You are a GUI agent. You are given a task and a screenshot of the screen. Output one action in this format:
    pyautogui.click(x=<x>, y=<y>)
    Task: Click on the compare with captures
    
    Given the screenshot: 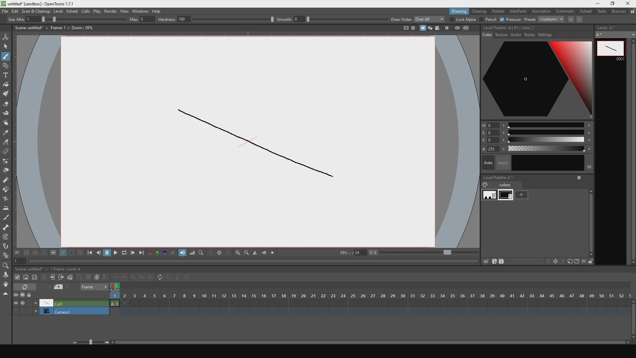 What is the action you would take?
    pyautogui.click(x=44, y=253)
    